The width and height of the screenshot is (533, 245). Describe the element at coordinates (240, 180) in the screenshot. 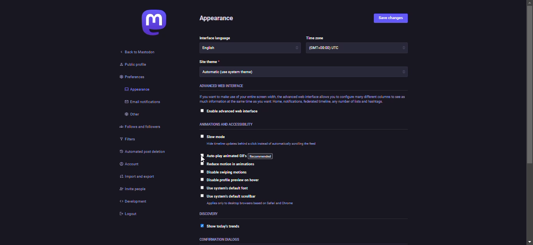

I see `disable profile preview on hover` at that location.